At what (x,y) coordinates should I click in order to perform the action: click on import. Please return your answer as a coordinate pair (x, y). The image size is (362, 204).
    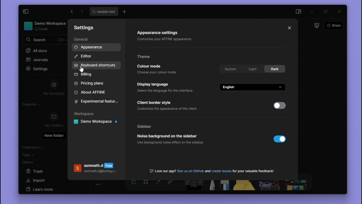
    Looking at the image, I should click on (44, 180).